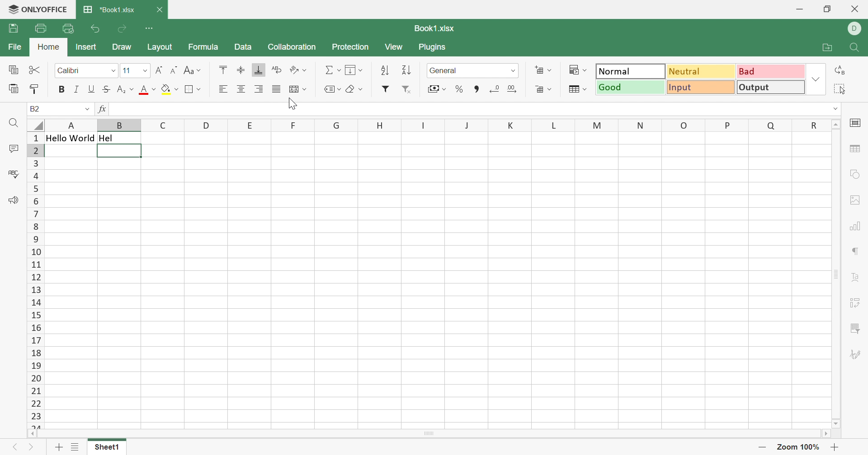 This screenshot has height=455, width=868. What do you see at coordinates (35, 91) in the screenshot?
I see `Copy style` at bounding box center [35, 91].